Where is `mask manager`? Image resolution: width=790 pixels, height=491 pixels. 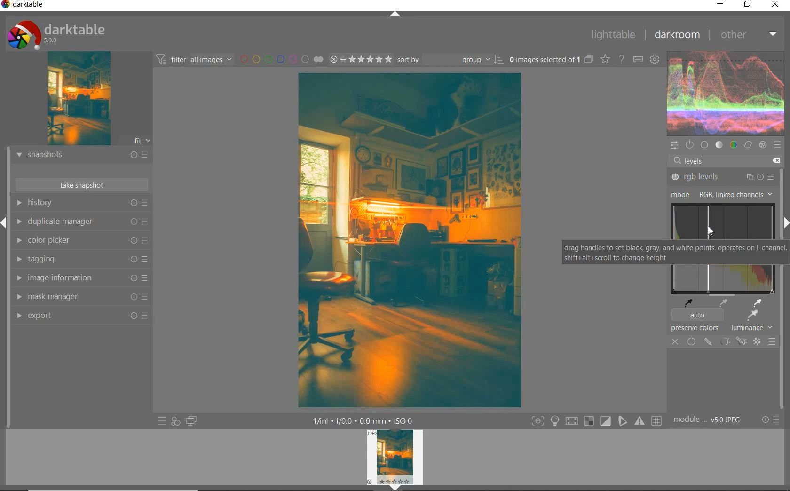 mask manager is located at coordinates (81, 297).